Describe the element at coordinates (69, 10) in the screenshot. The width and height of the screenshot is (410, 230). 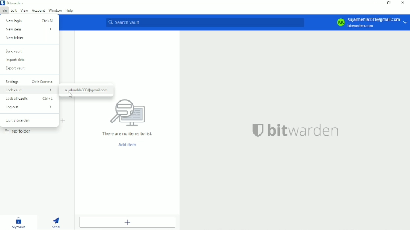
I see `Help` at that location.